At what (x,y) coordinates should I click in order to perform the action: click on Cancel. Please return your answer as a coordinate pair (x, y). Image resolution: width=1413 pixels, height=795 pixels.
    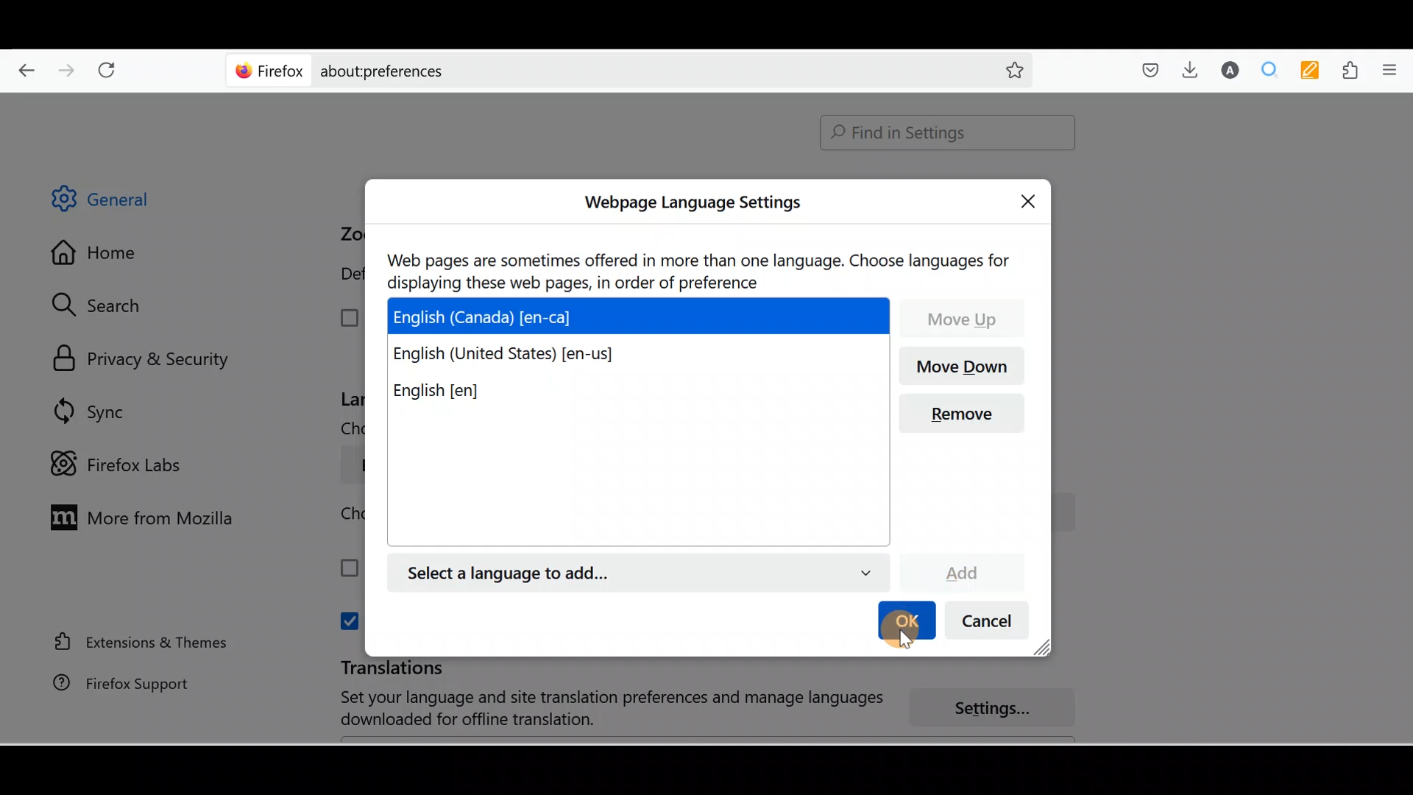
    Looking at the image, I should click on (991, 624).